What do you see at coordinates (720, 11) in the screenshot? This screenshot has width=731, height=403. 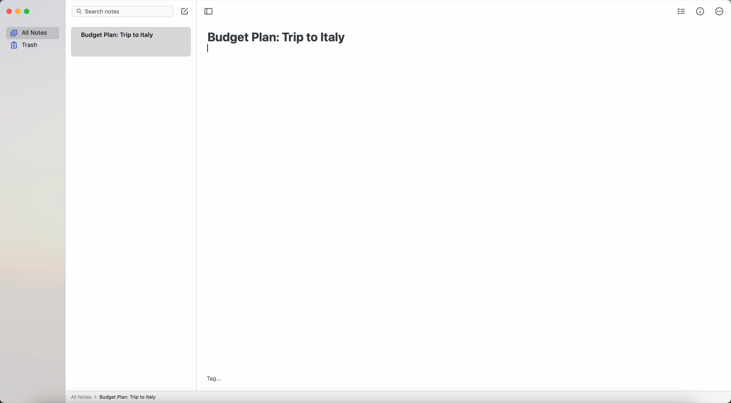 I see `more options` at bounding box center [720, 11].